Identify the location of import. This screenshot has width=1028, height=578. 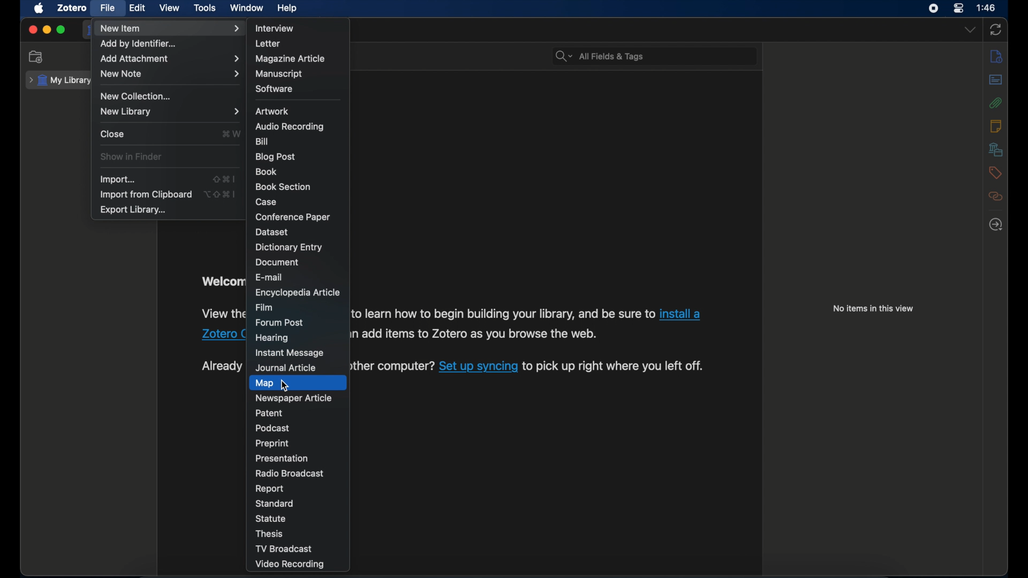
(116, 179).